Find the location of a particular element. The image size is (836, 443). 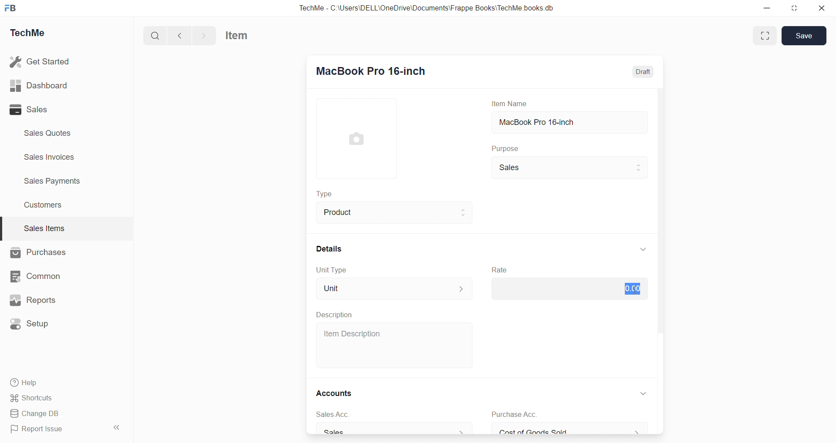

down is located at coordinates (642, 250).